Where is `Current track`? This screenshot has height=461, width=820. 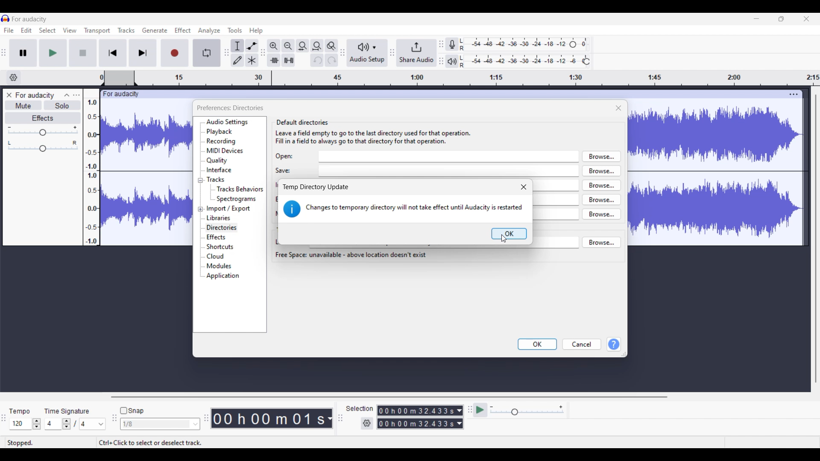
Current track is located at coordinates (708, 167).